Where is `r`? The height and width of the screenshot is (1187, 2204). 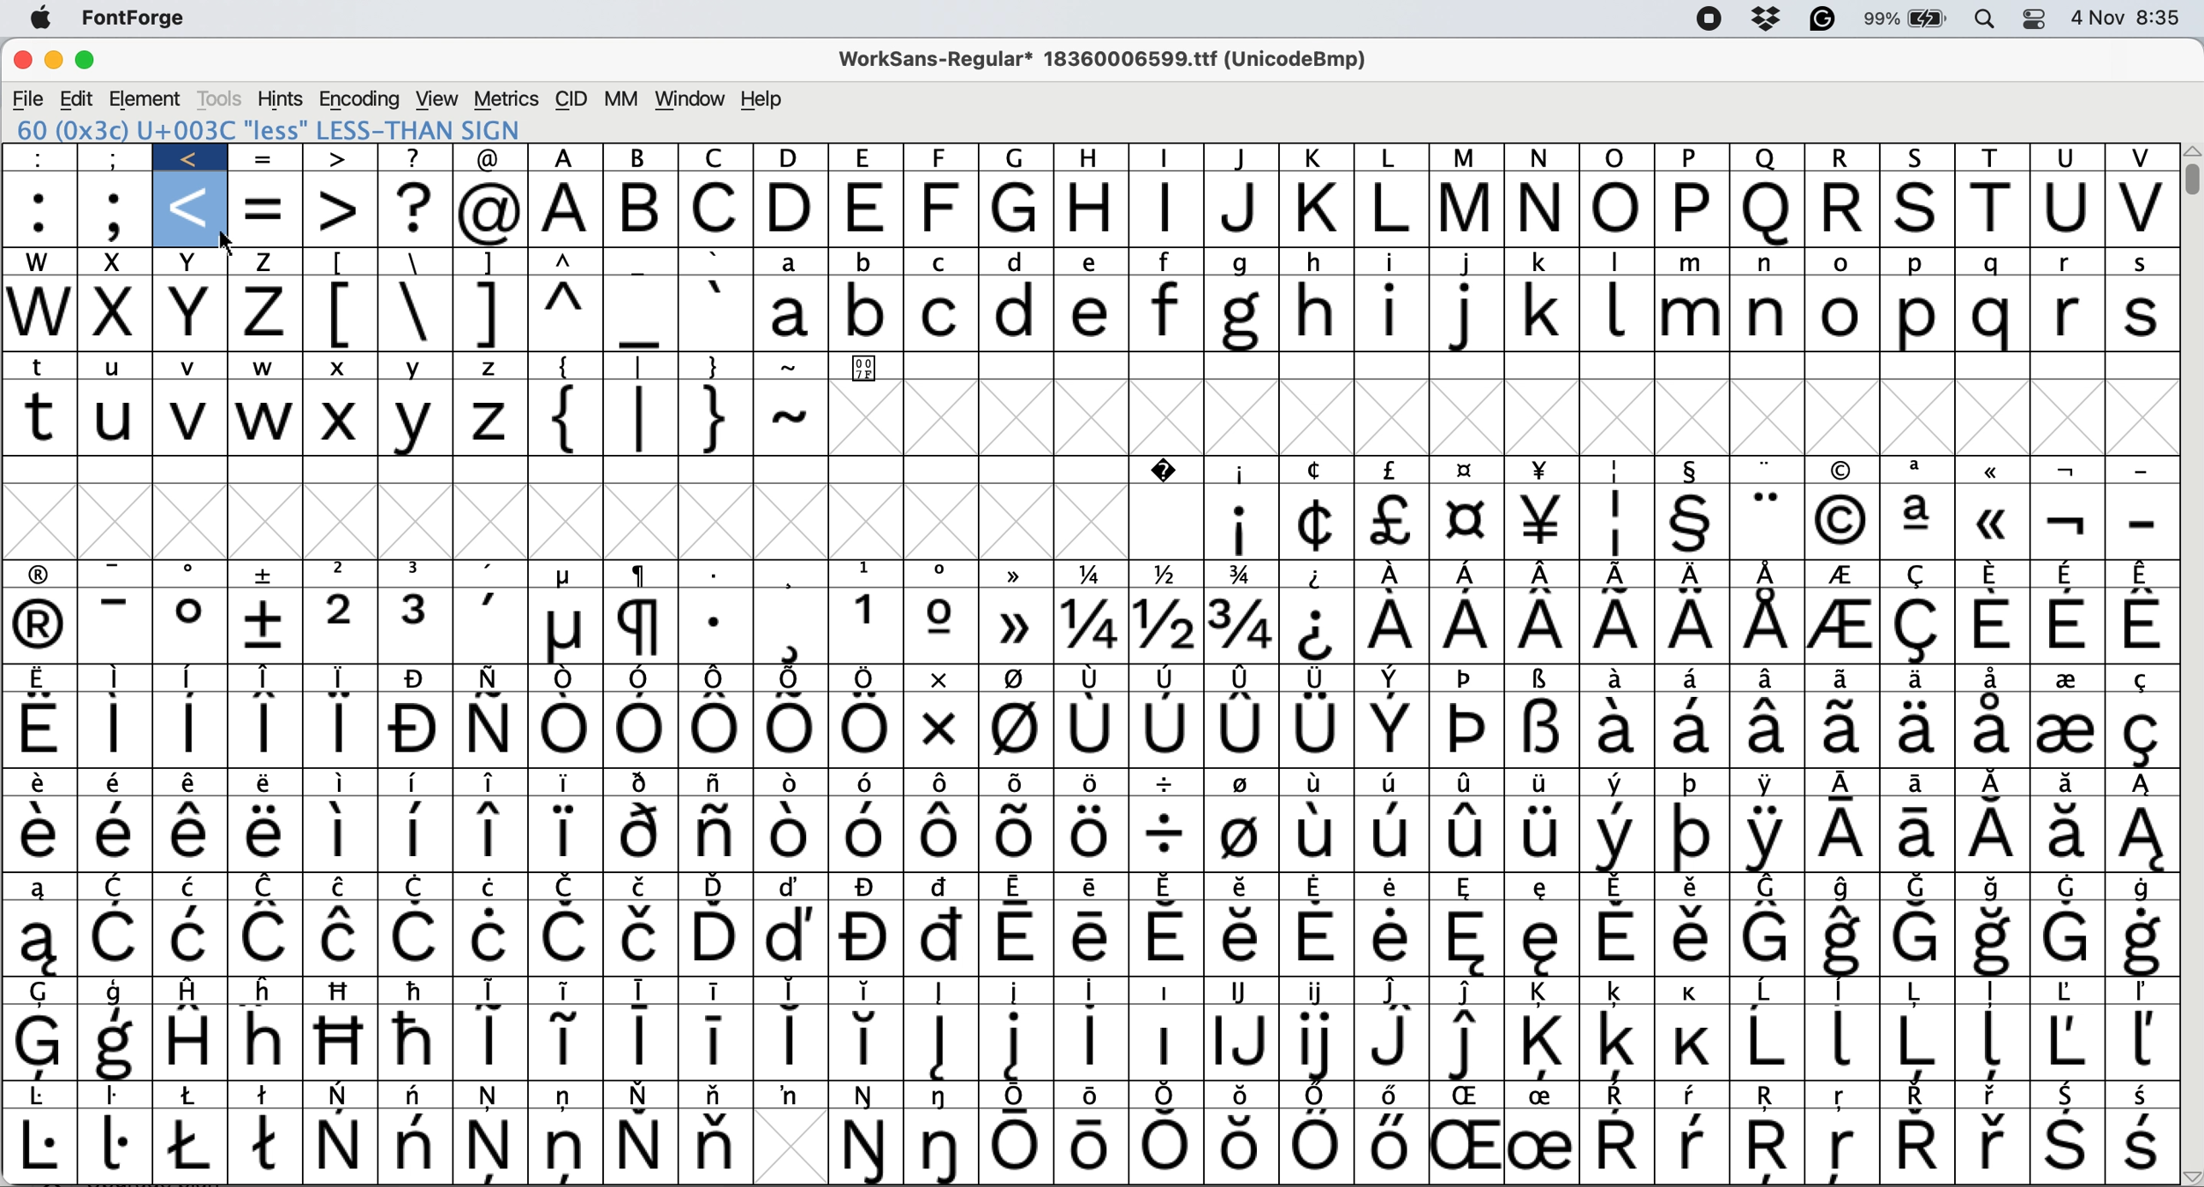 r is located at coordinates (1845, 158).